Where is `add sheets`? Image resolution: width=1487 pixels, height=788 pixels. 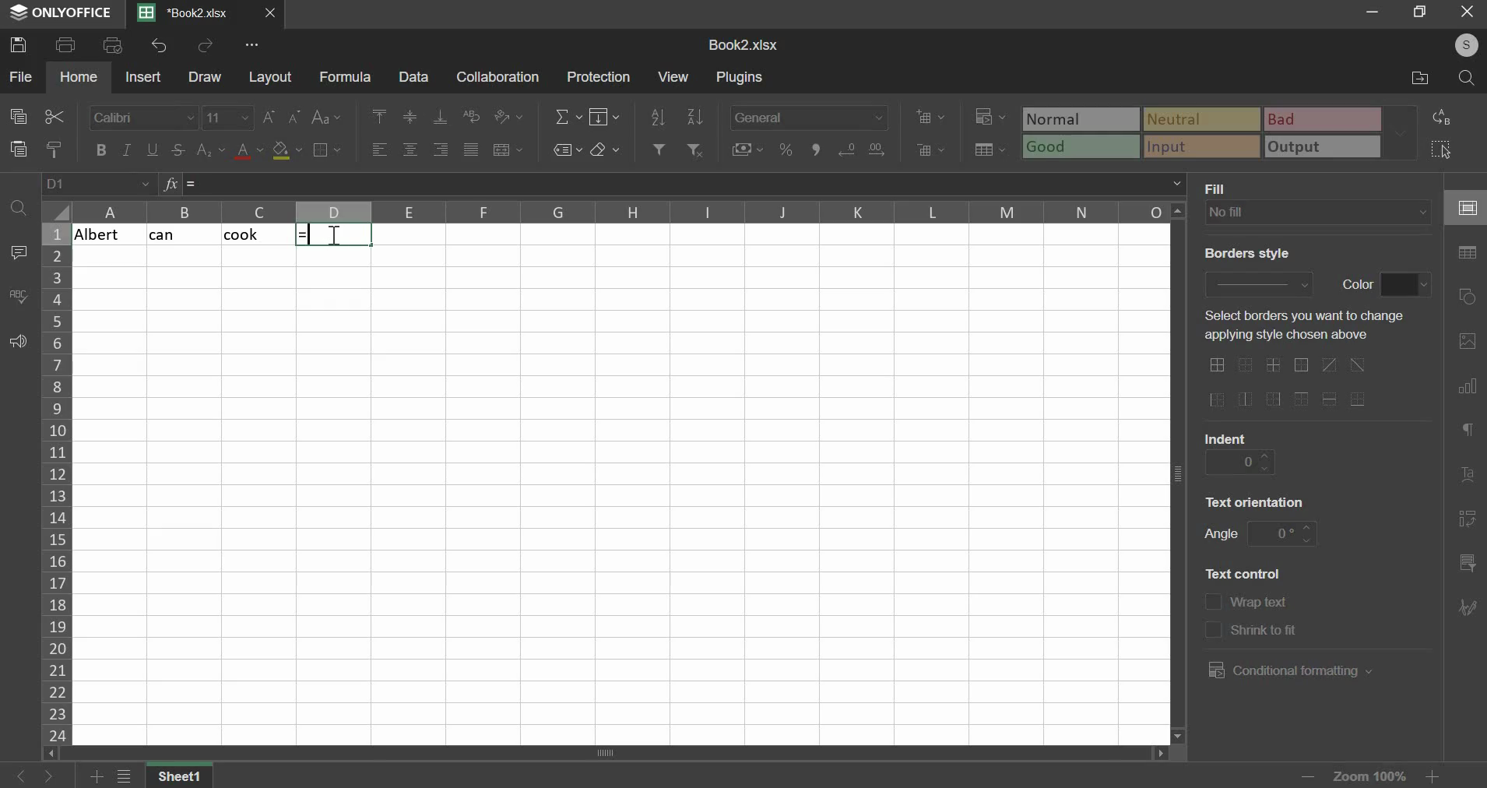 add sheets is located at coordinates (97, 777).